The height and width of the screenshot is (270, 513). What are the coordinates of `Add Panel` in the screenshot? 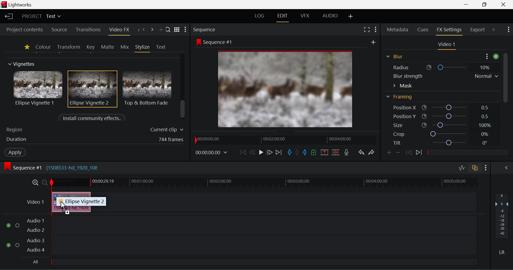 It's located at (494, 30).